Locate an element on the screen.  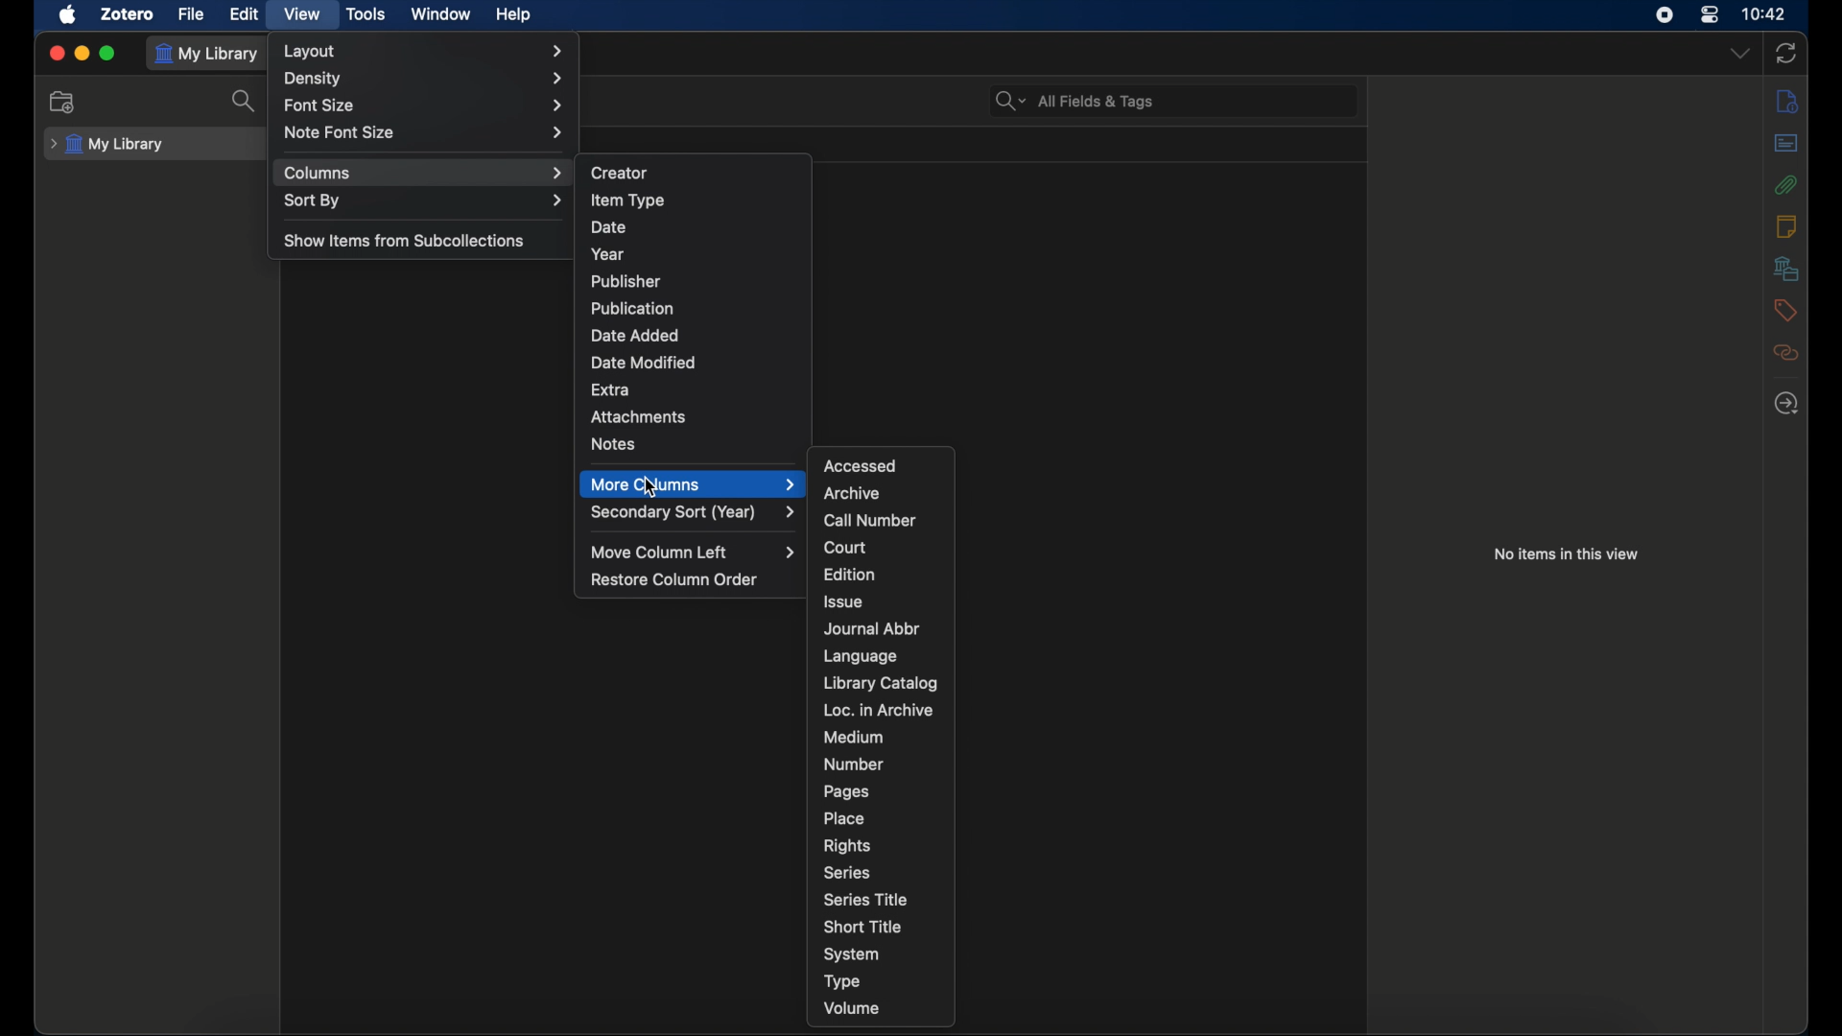
font size is located at coordinates (425, 106).